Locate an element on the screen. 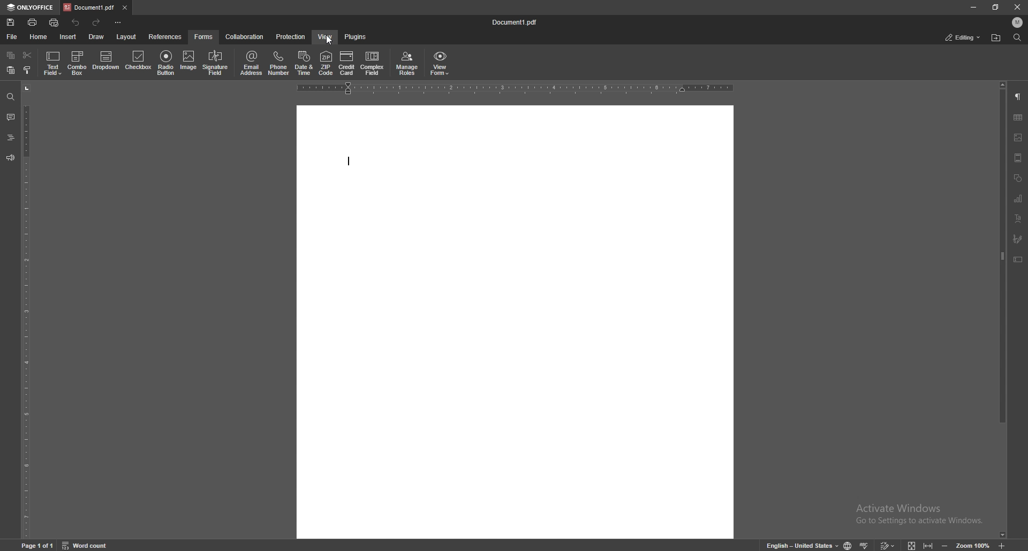 The width and height of the screenshot is (1028, 551). find is located at coordinates (10, 97).